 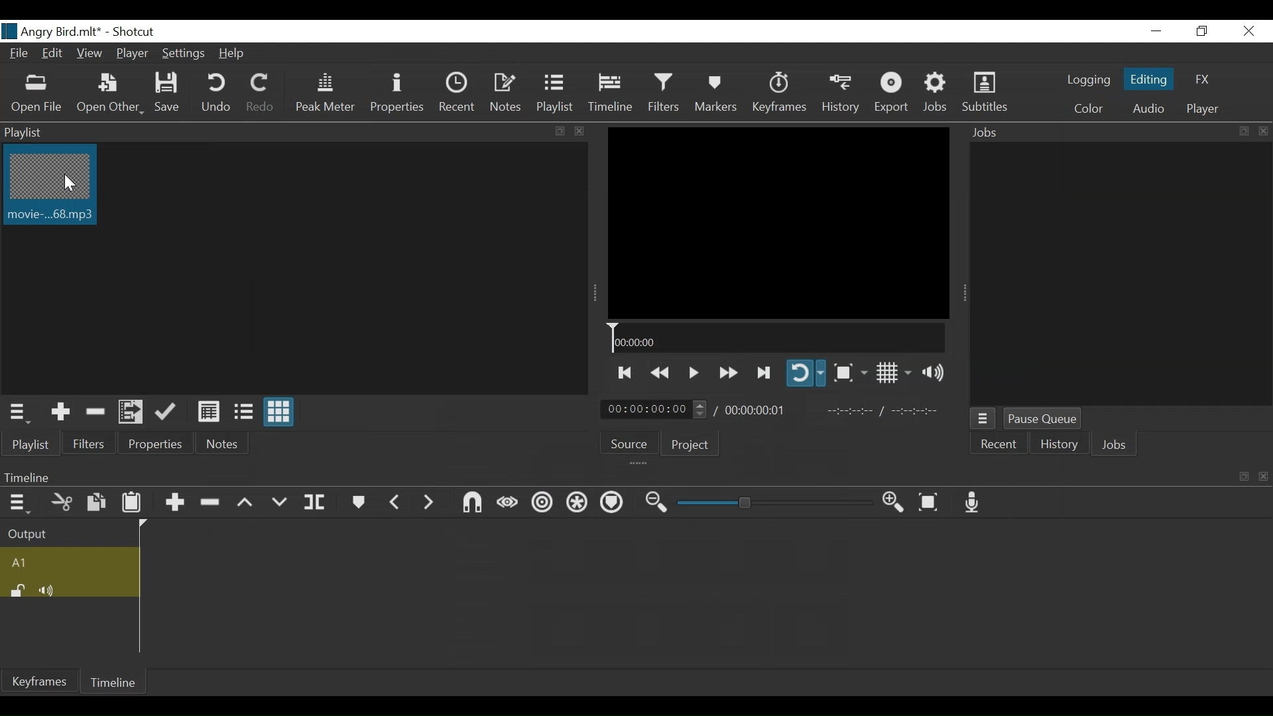 What do you see at coordinates (930, 502) in the screenshot?
I see `Zoom to fit` at bounding box center [930, 502].